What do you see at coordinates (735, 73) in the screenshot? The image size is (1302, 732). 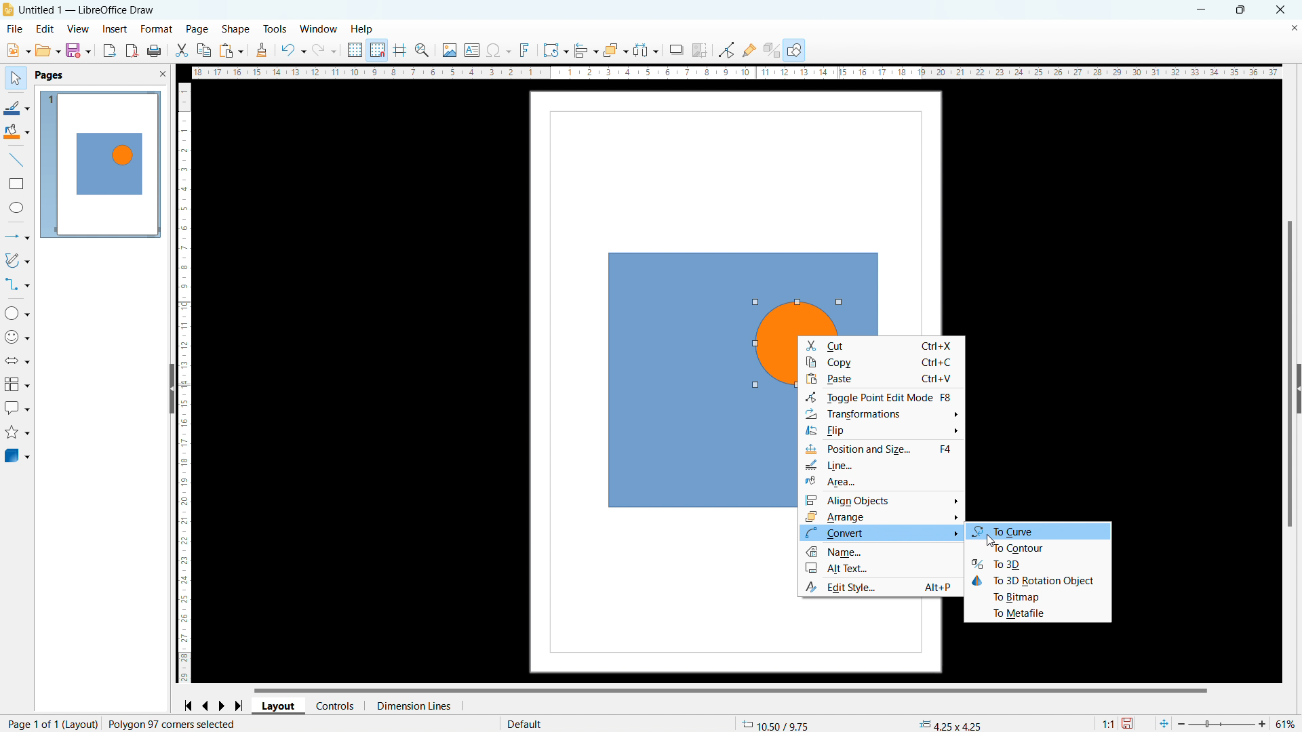 I see `horizontal ruler` at bounding box center [735, 73].